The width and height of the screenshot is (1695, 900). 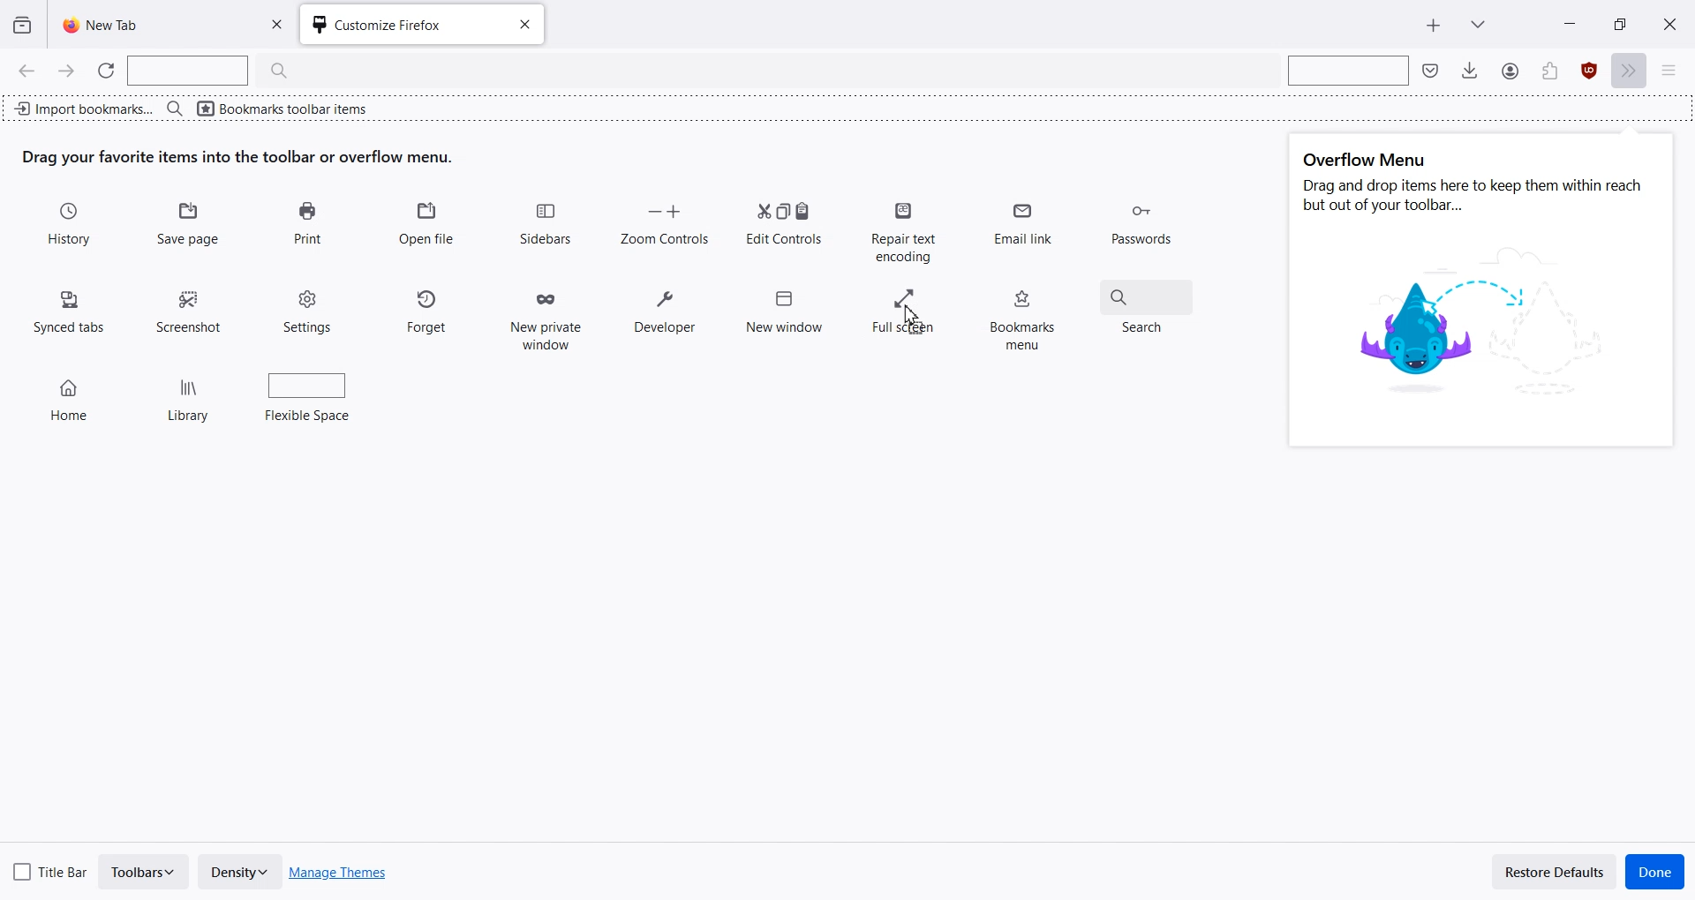 What do you see at coordinates (784, 306) in the screenshot?
I see `New window` at bounding box center [784, 306].